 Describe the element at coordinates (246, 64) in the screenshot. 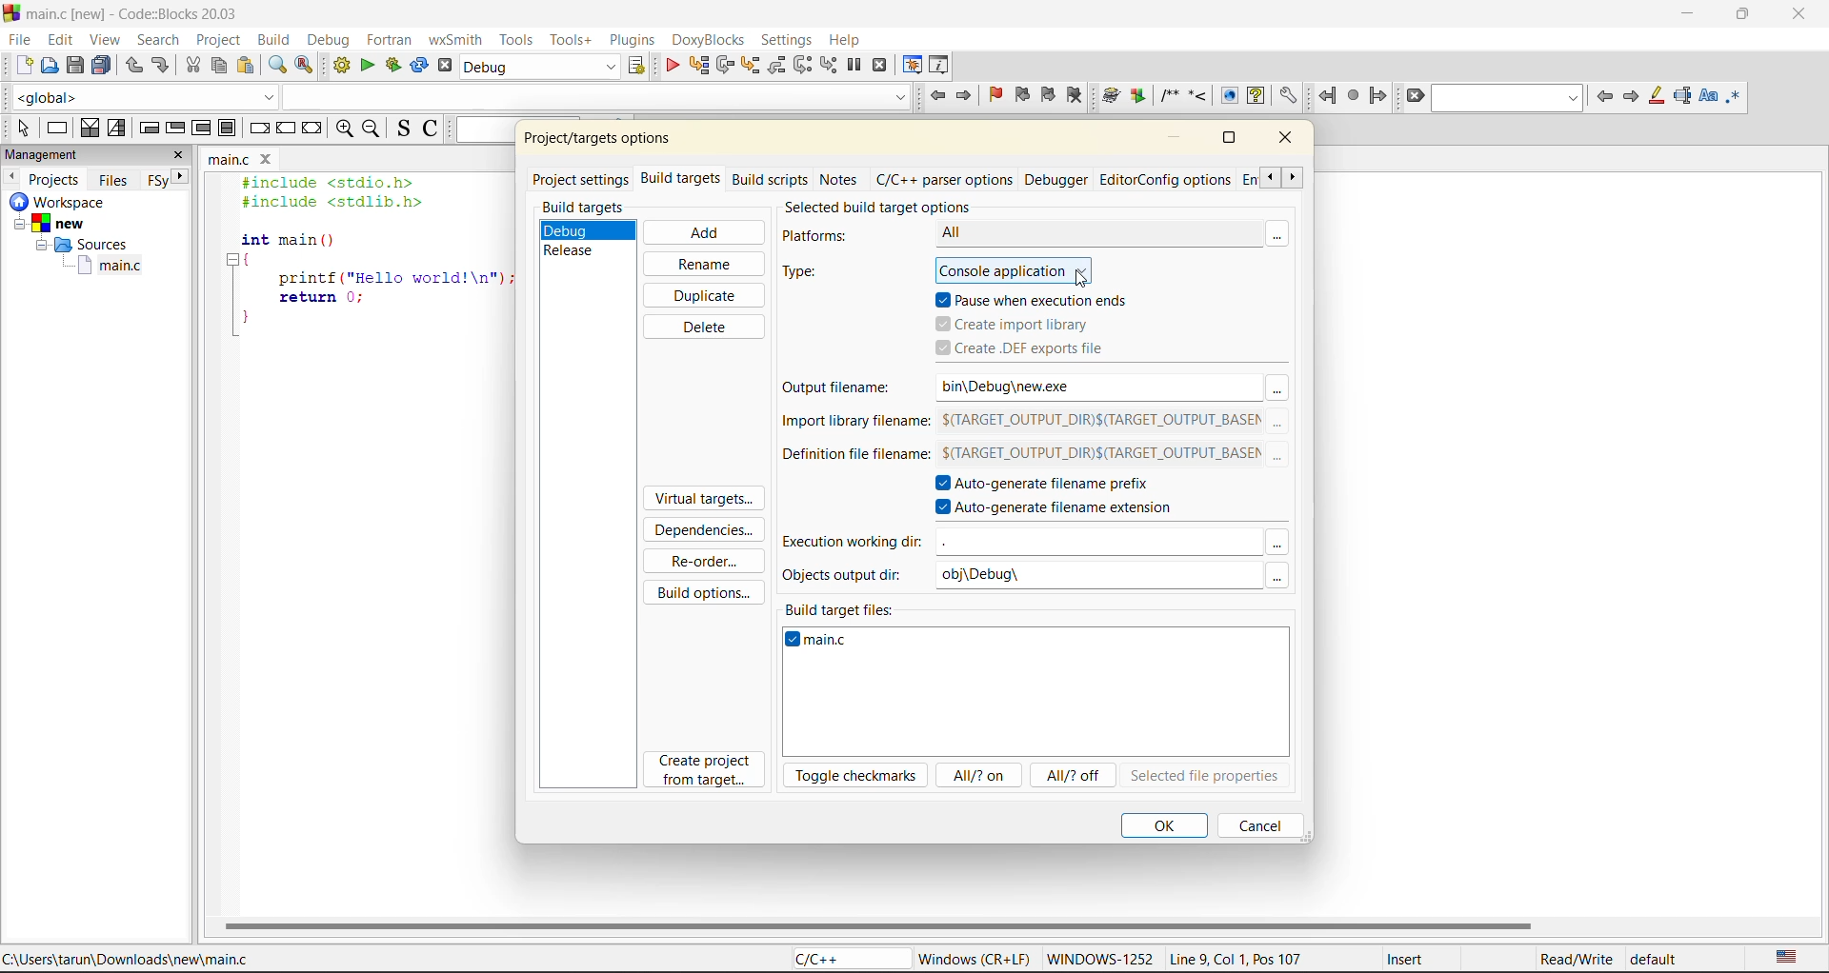

I see `paste` at that location.